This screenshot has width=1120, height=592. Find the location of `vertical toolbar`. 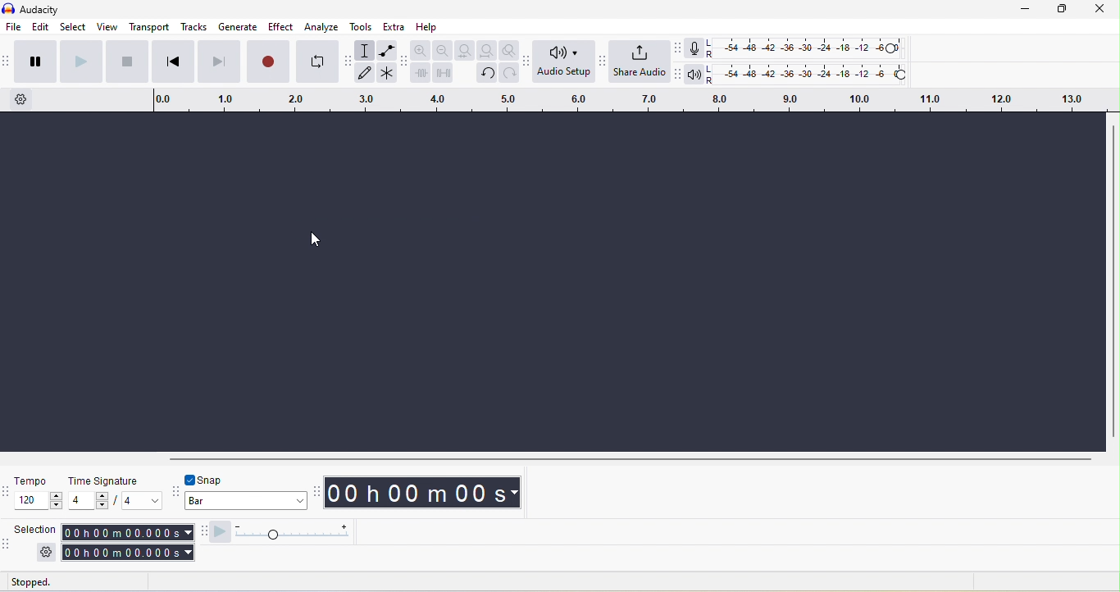

vertical toolbar is located at coordinates (1113, 281).